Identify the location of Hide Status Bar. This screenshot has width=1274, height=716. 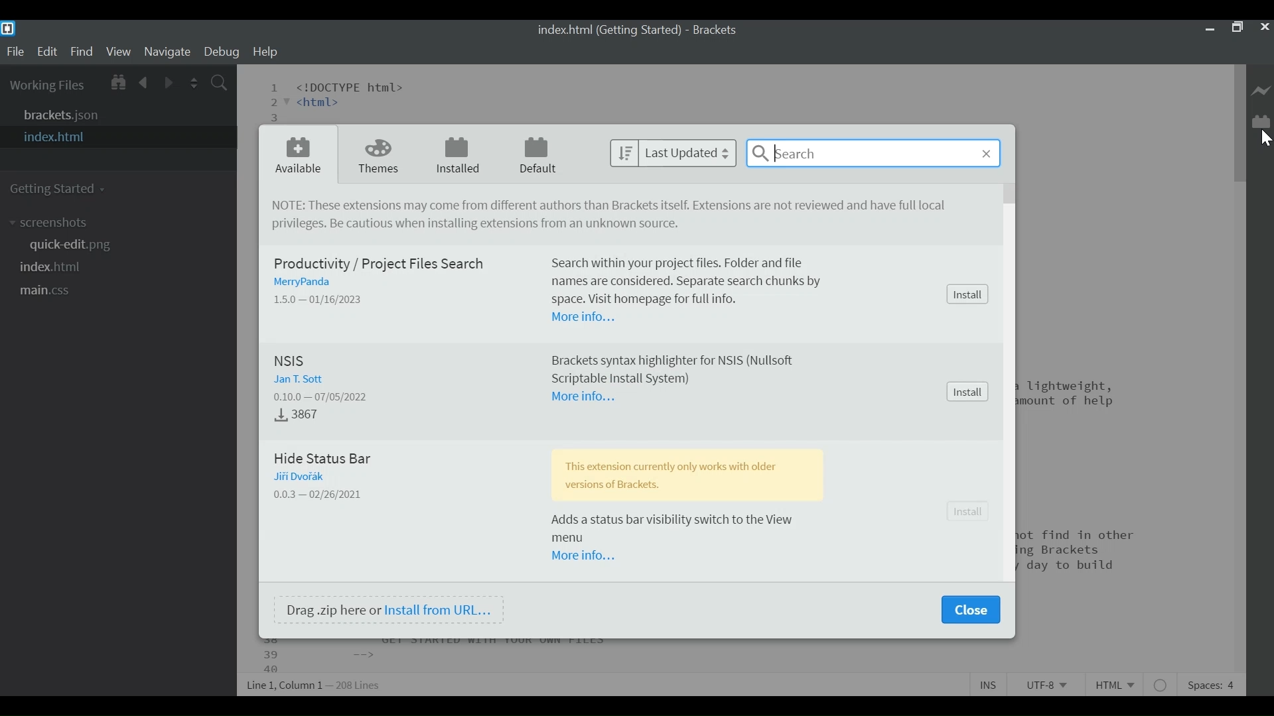
(326, 459).